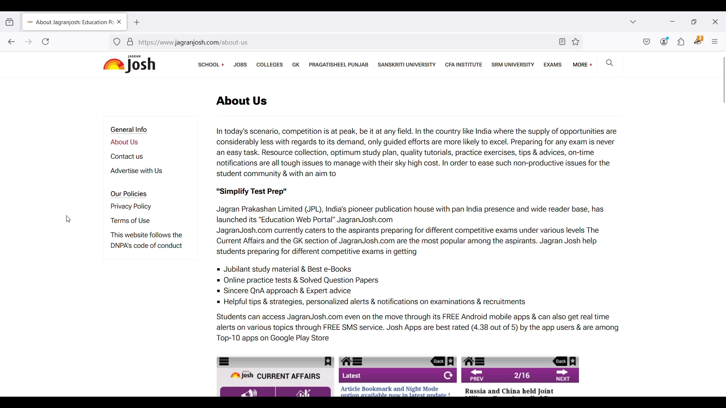 The width and height of the screenshot is (726, 408). What do you see at coordinates (419, 374) in the screenshot?
I see `Website's mobile UI` at bounding box center [419, 374].